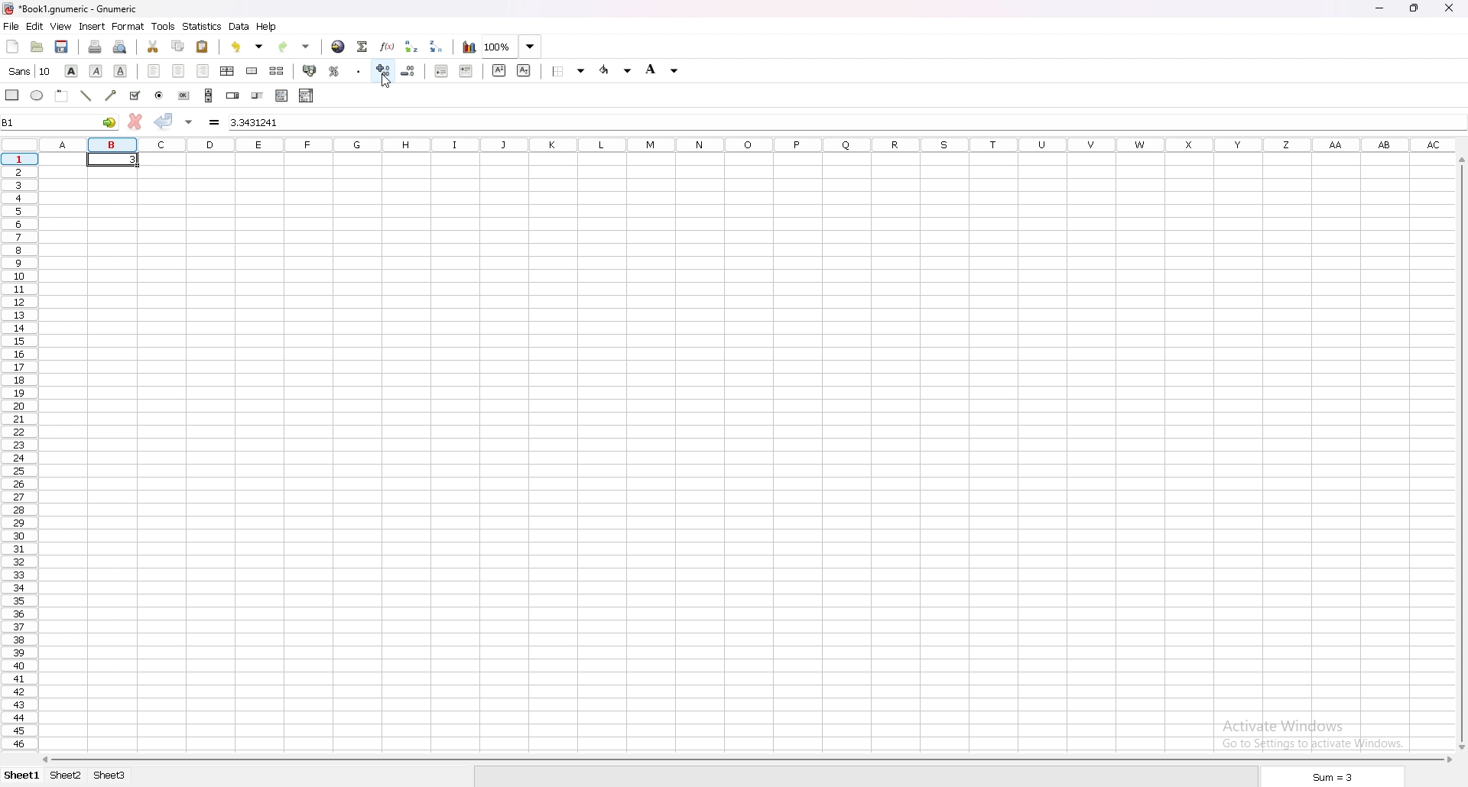 This screenshot has width=1468, height=787. What do you see at coordinates (84, 96) in the screenshot?
I see `line` at bounding box center [84, 96].